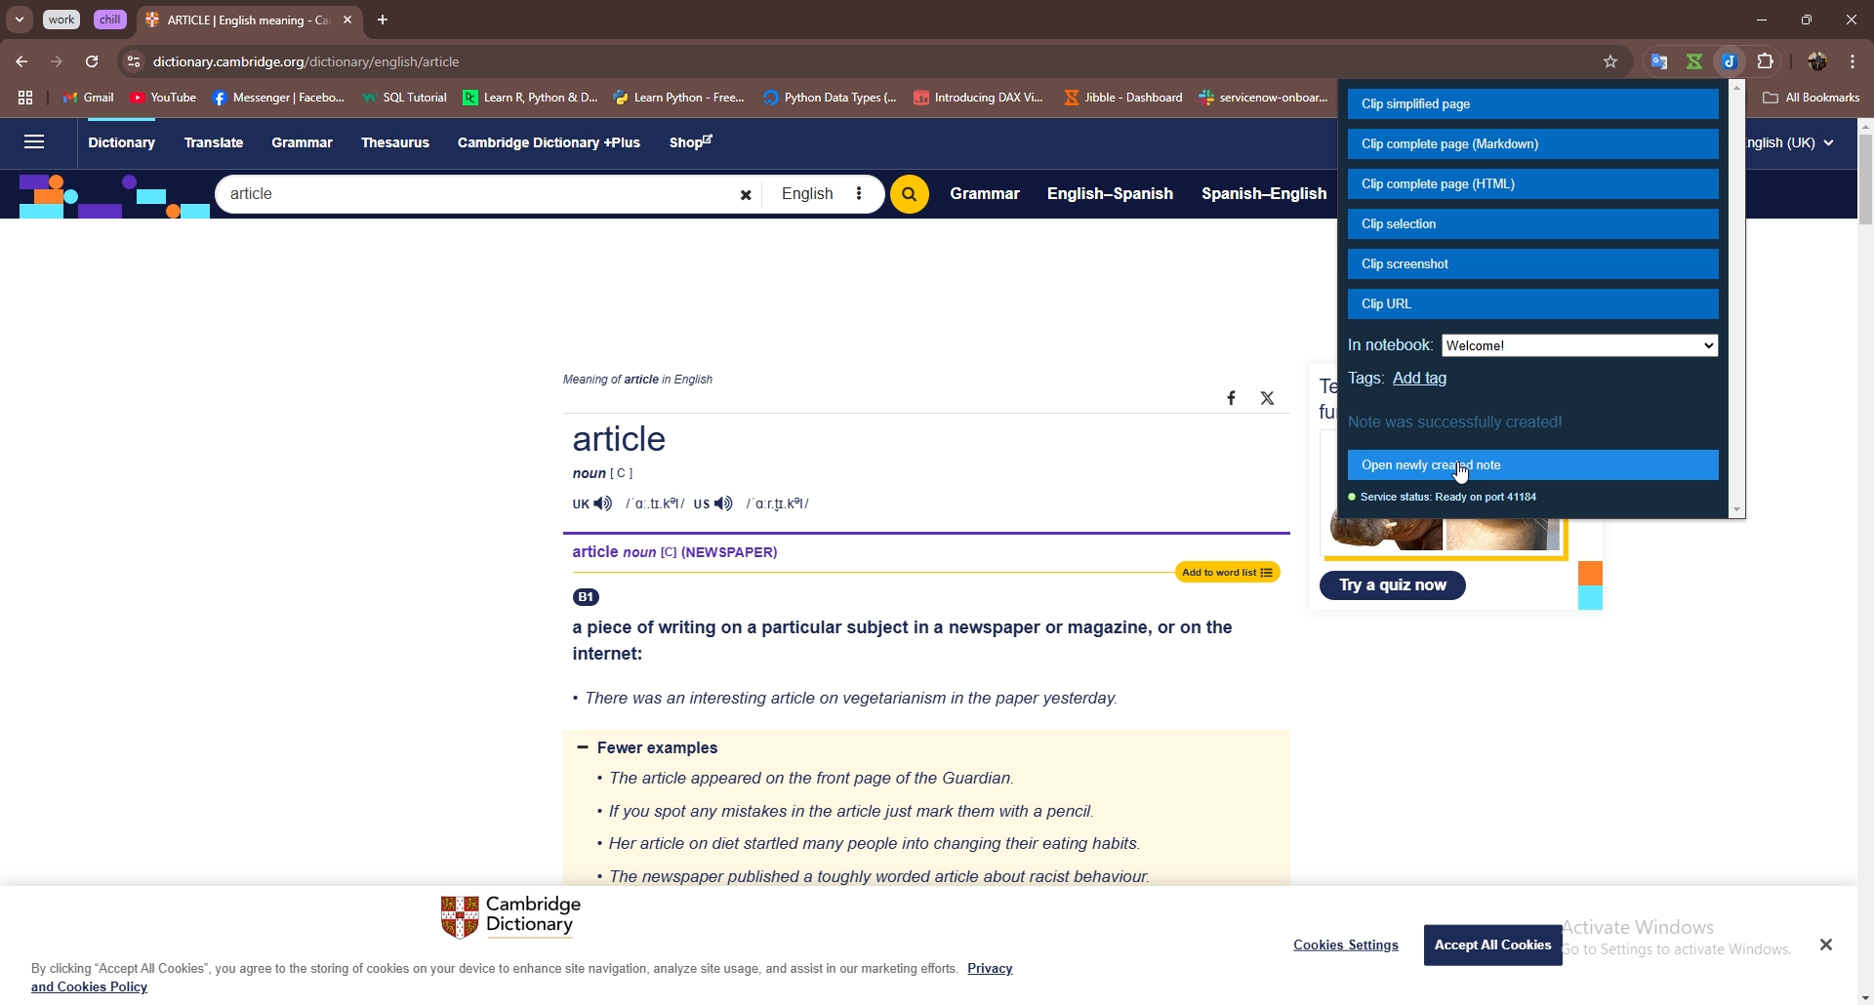 This screenshot has width=1874, height=1005. I want to click on By clicking “Accept All Cookies”, you agree to the storing of cookies on your device to enhance site navigation, analyze site usage, and assist in our marketing efforts. Privacy
and Cookies Policy, so click(523, 978).